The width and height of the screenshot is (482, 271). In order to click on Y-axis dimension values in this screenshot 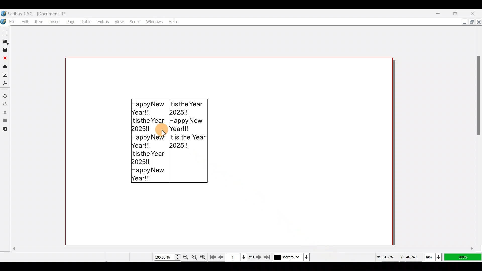, I will do `click(411, 255)`.